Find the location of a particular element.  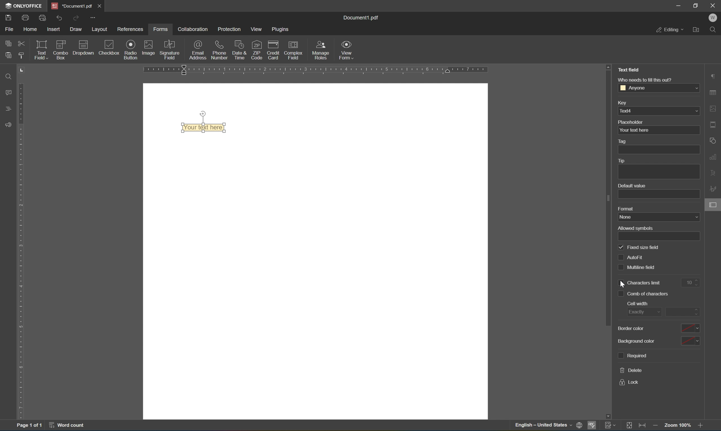

references is located at coordinates (130, 29).